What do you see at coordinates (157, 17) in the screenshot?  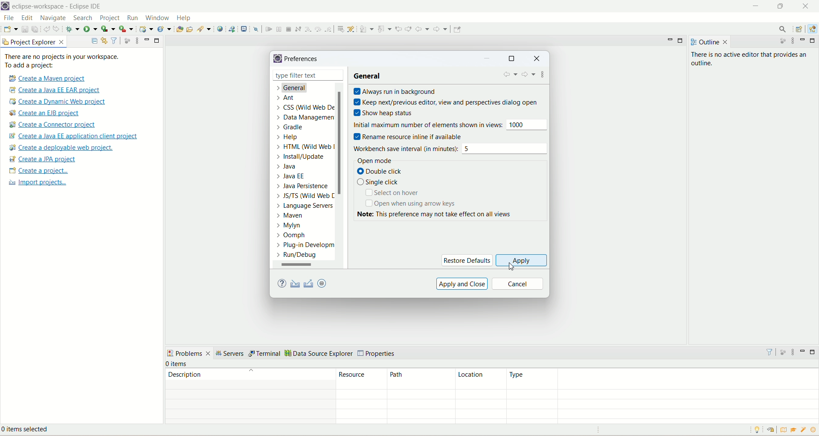 I see `window` at bounding box center [157, 17].